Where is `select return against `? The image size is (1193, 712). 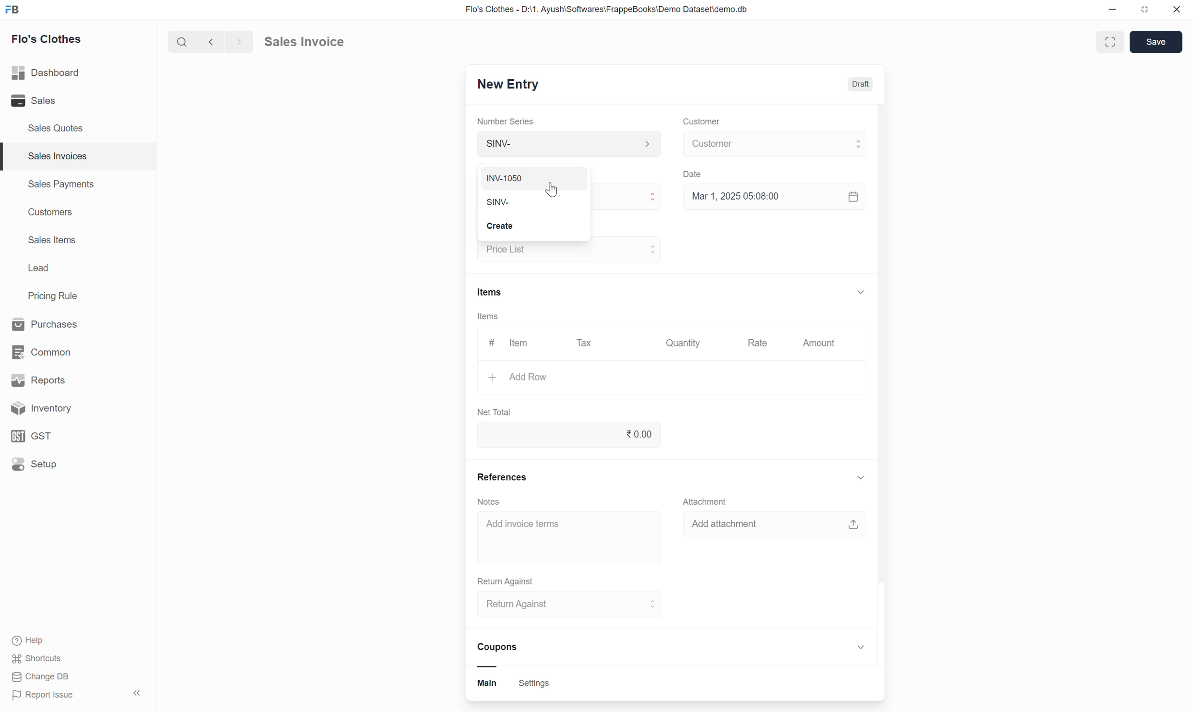
select return against  is located at coordinates (565, 606).